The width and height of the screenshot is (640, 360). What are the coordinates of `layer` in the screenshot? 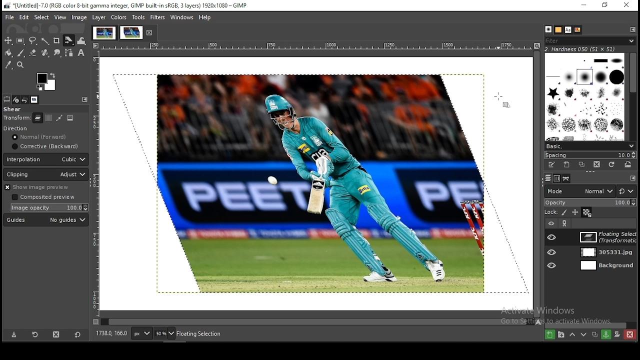 It's located at (98, 17).